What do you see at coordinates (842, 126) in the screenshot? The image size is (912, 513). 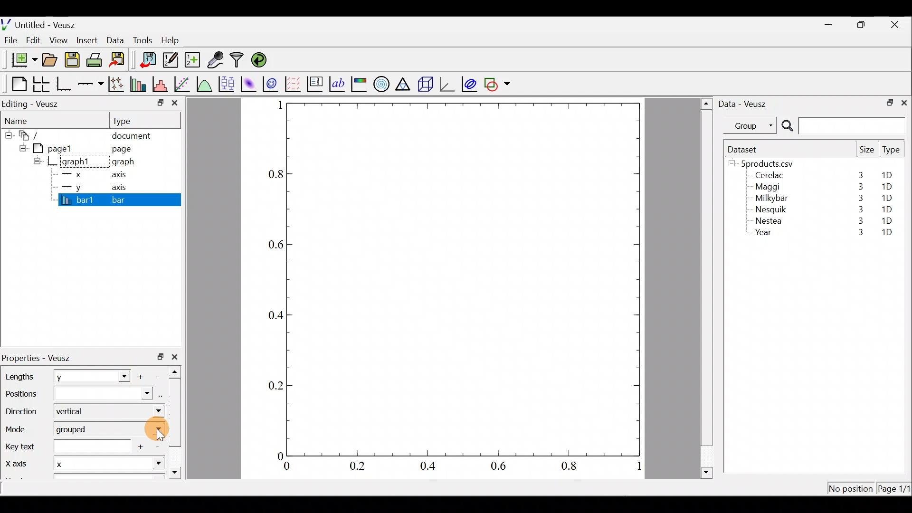 I see `Search bar` at bounding box center [842, 126].